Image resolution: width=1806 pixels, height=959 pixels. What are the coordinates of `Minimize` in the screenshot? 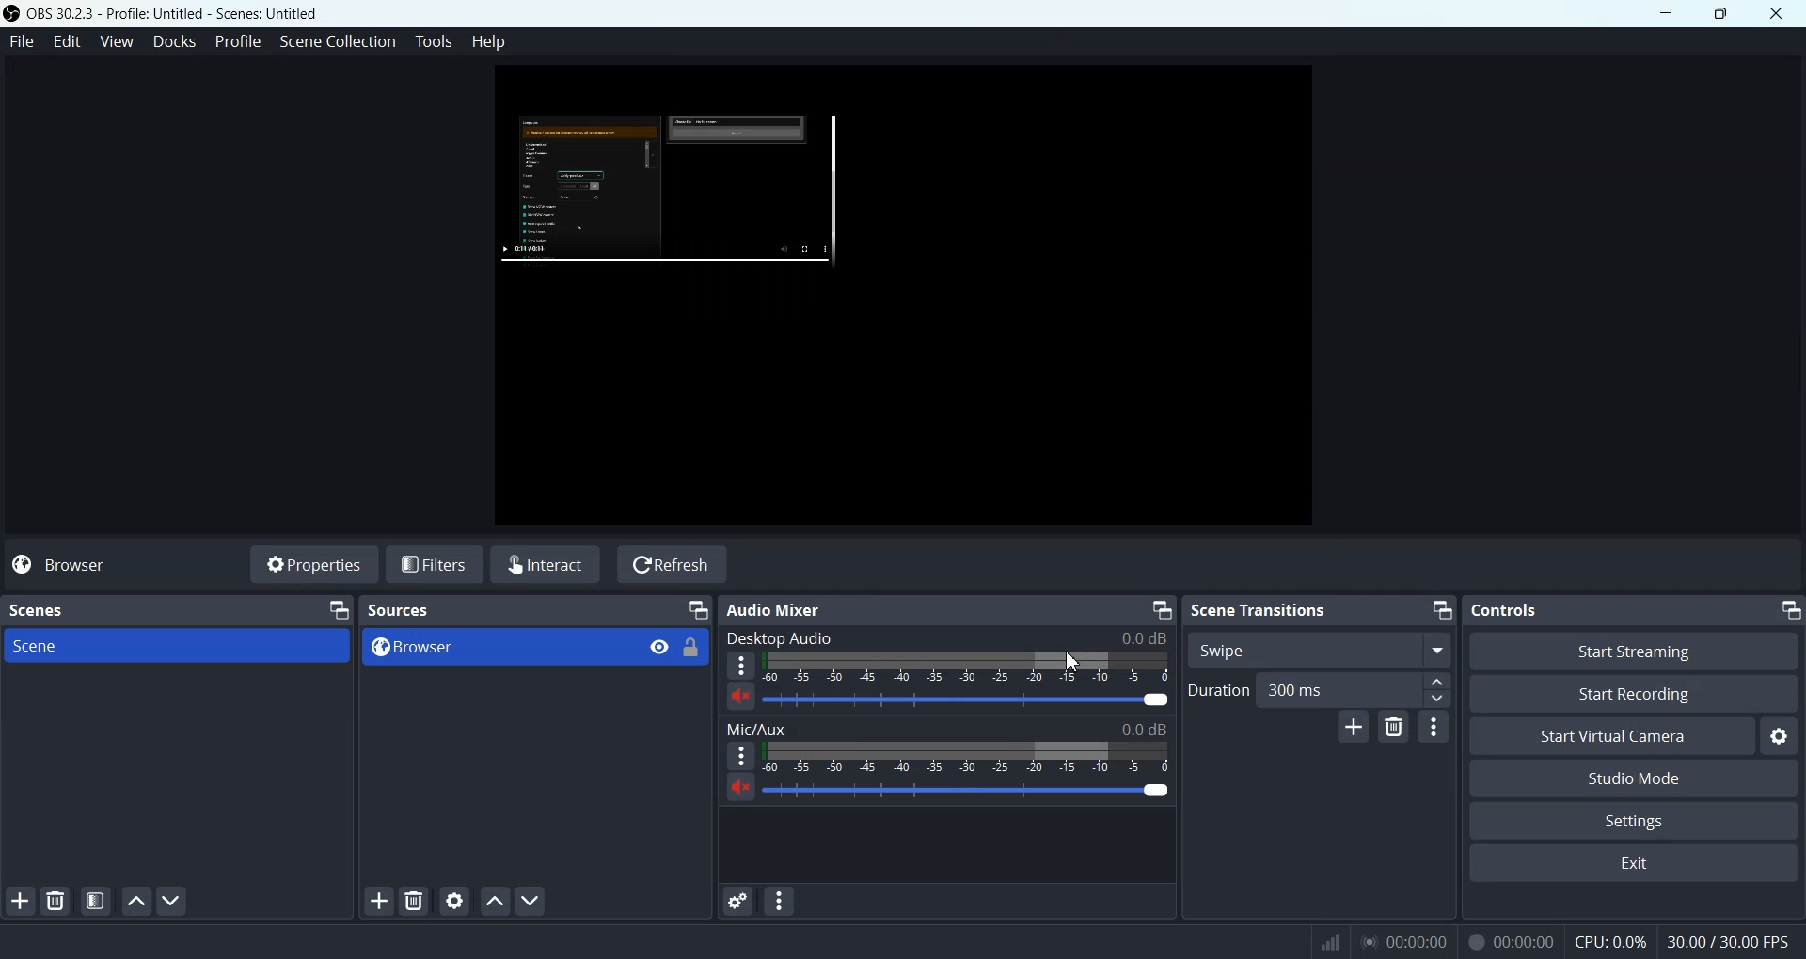 It's located at (1441, 609).